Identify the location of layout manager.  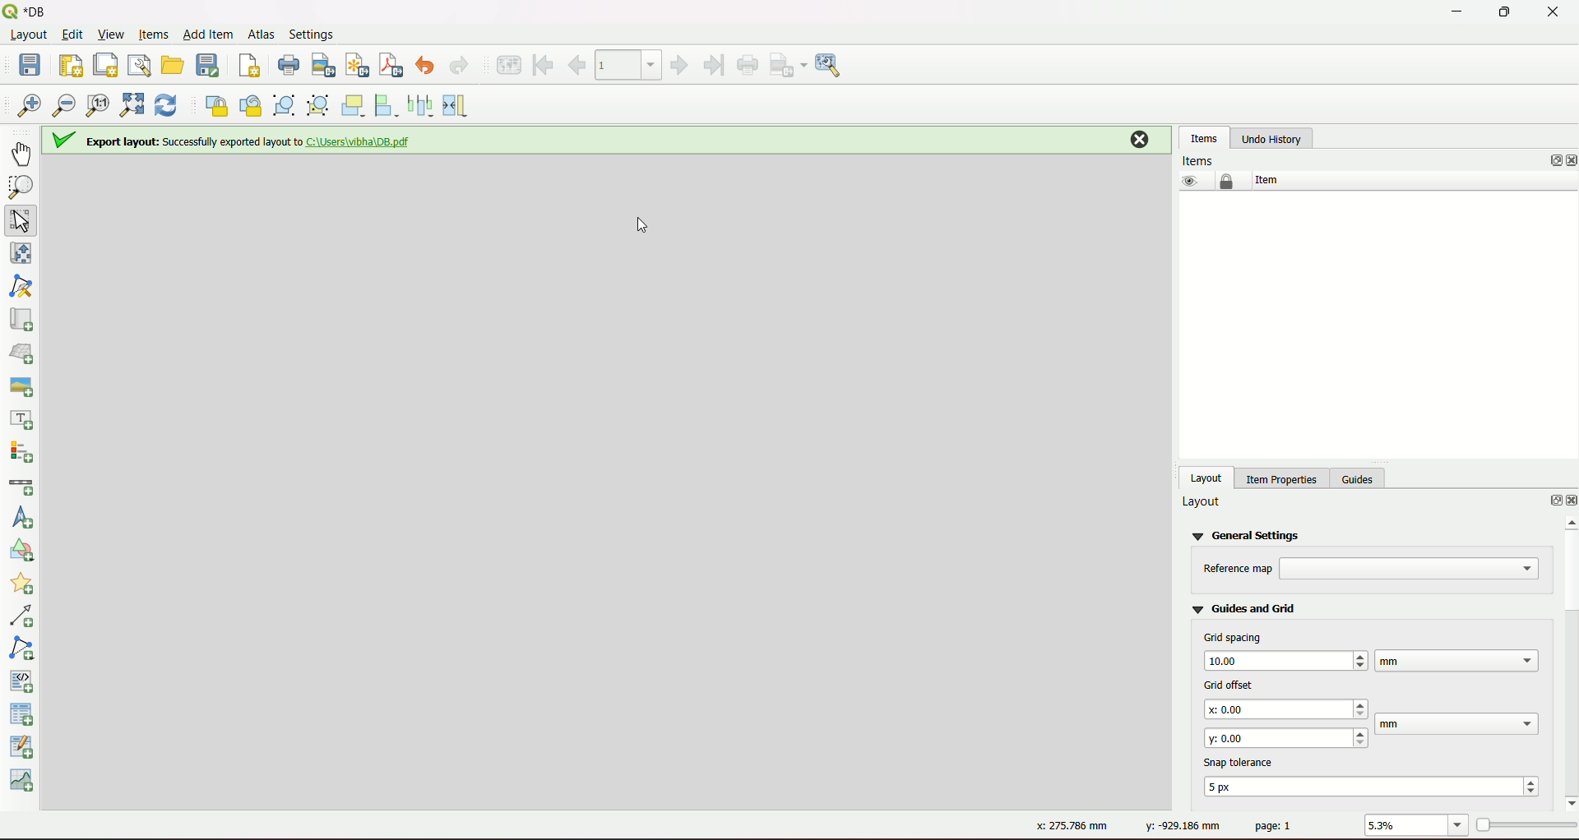
(139, 65).